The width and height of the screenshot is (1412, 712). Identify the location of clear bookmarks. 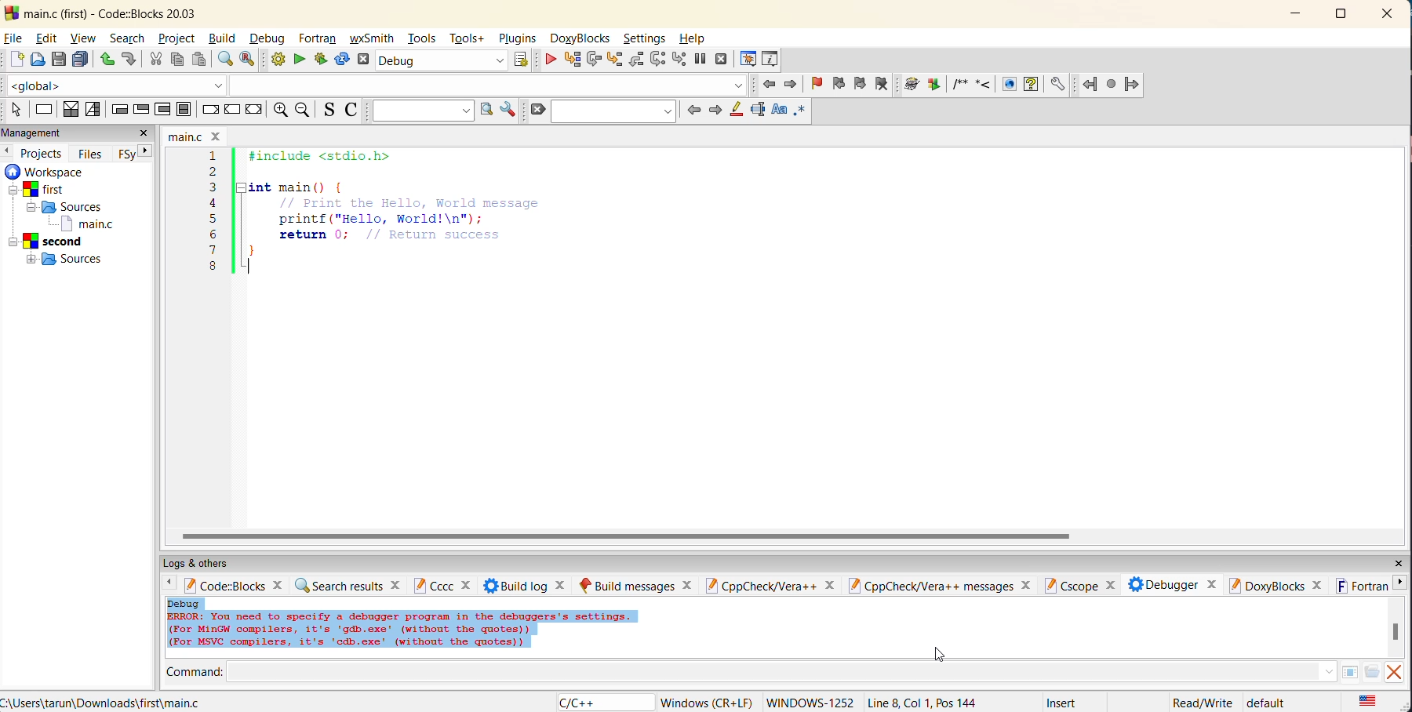
(884, 84).